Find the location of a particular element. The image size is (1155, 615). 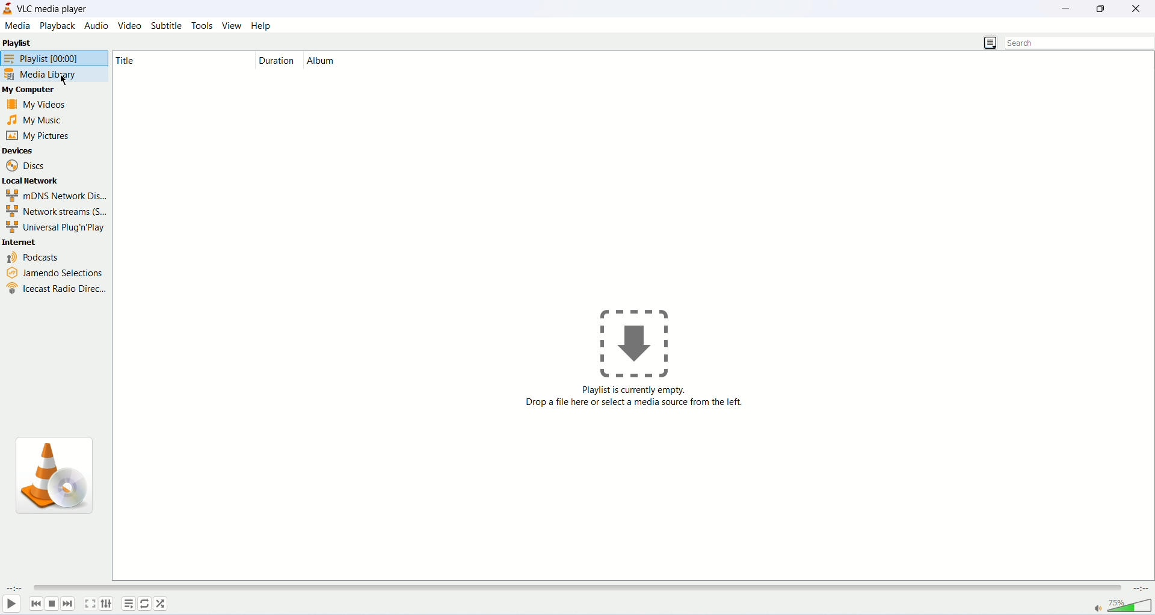

internet is located at coordinates (20, 242).